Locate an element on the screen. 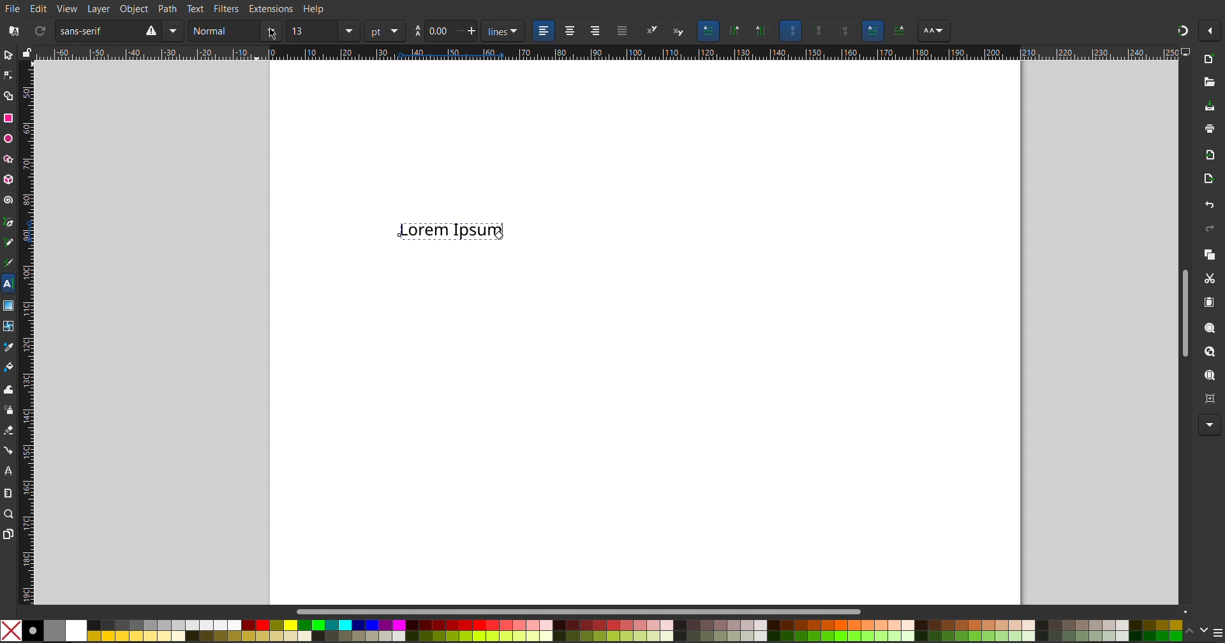 The height and width of the screenshot is (643, 1225). Horizontal Text is located at coordinates (708, 31).